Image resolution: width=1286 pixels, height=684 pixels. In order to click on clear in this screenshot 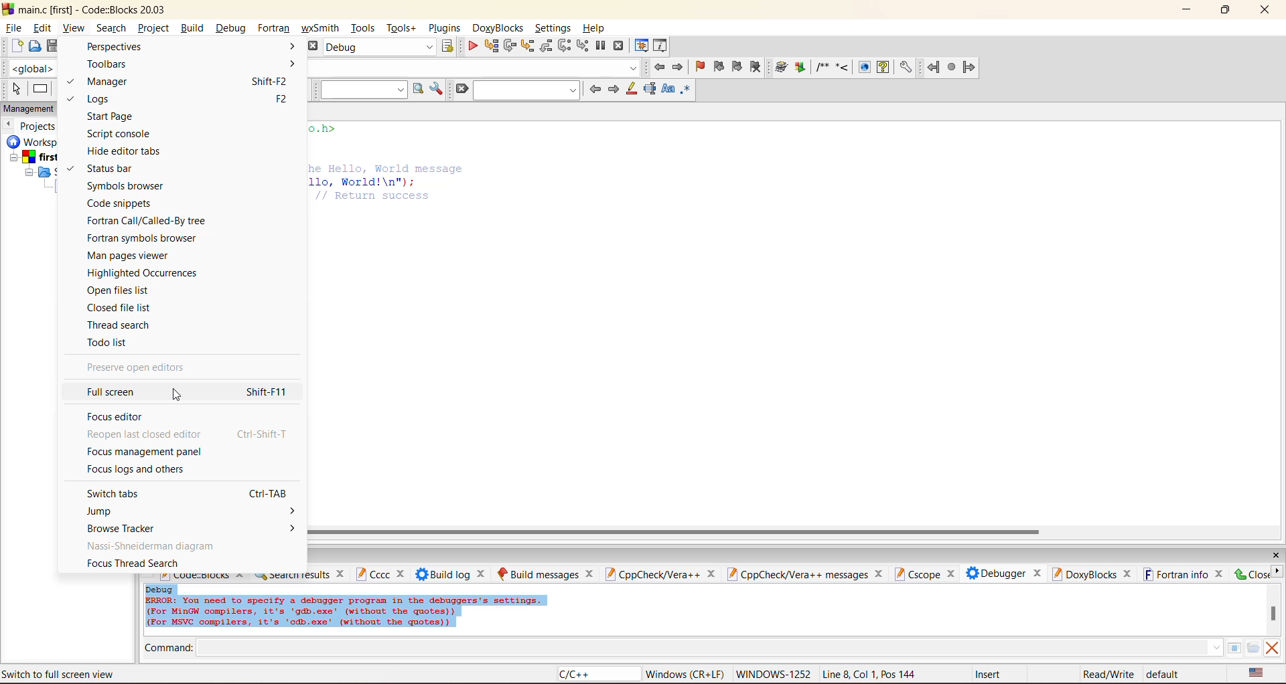, I will do `click(461, 87)`.